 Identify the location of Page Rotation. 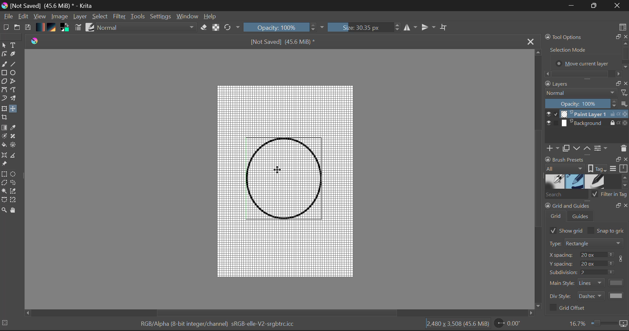
(510, 324).